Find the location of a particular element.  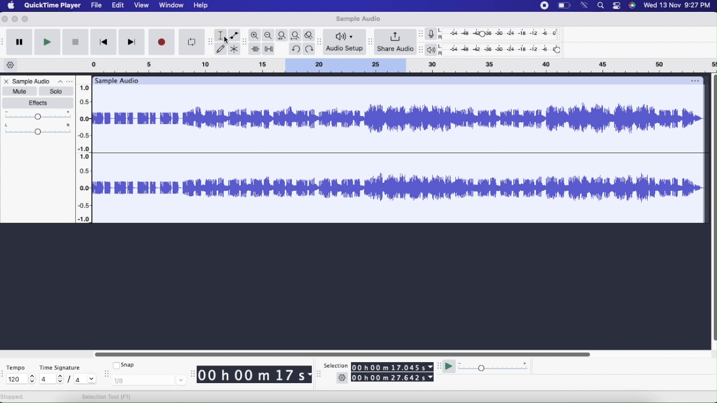

Help is located at coordinates (201, 6).